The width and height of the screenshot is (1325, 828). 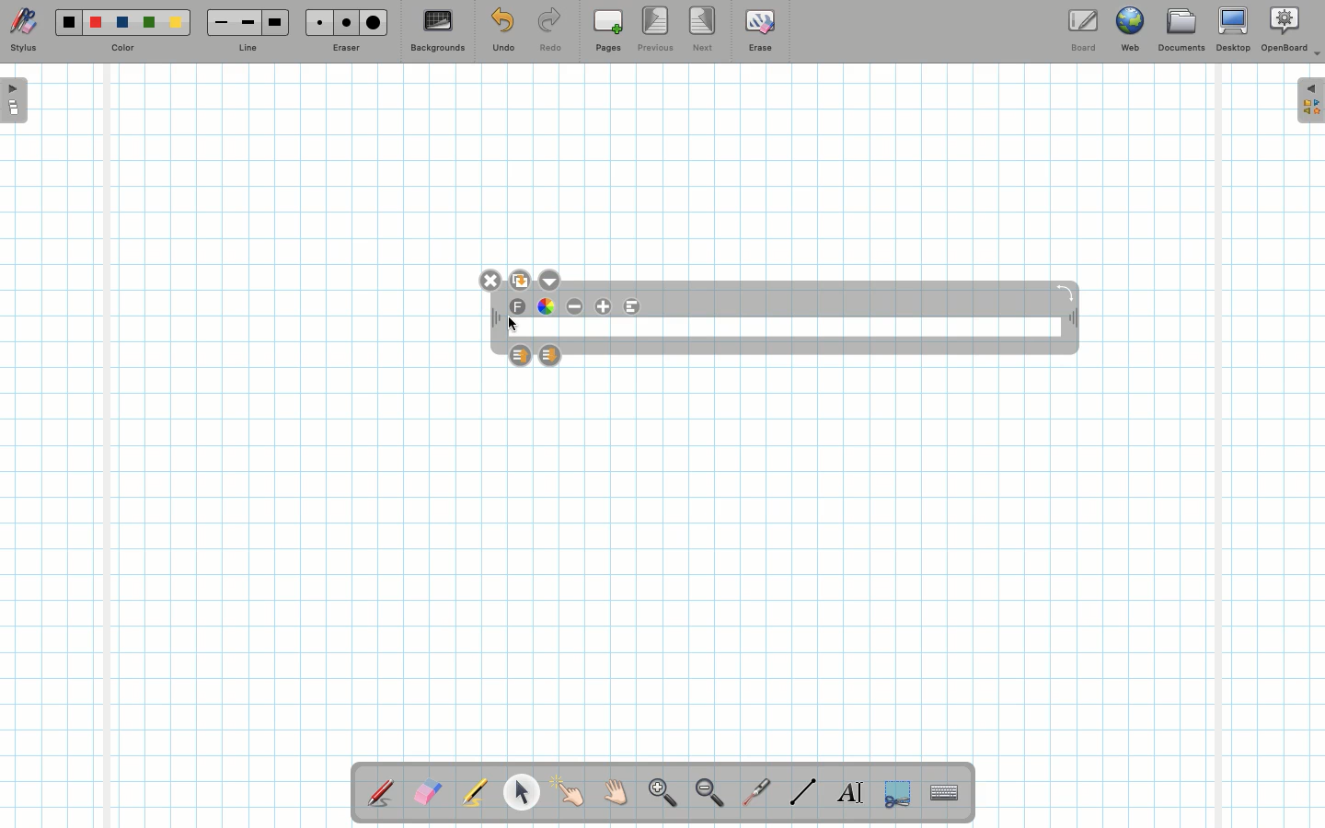 What do you see at coordinates (97, 23) in the screenshot?
I see `Red` at bounding box center [97, 23].